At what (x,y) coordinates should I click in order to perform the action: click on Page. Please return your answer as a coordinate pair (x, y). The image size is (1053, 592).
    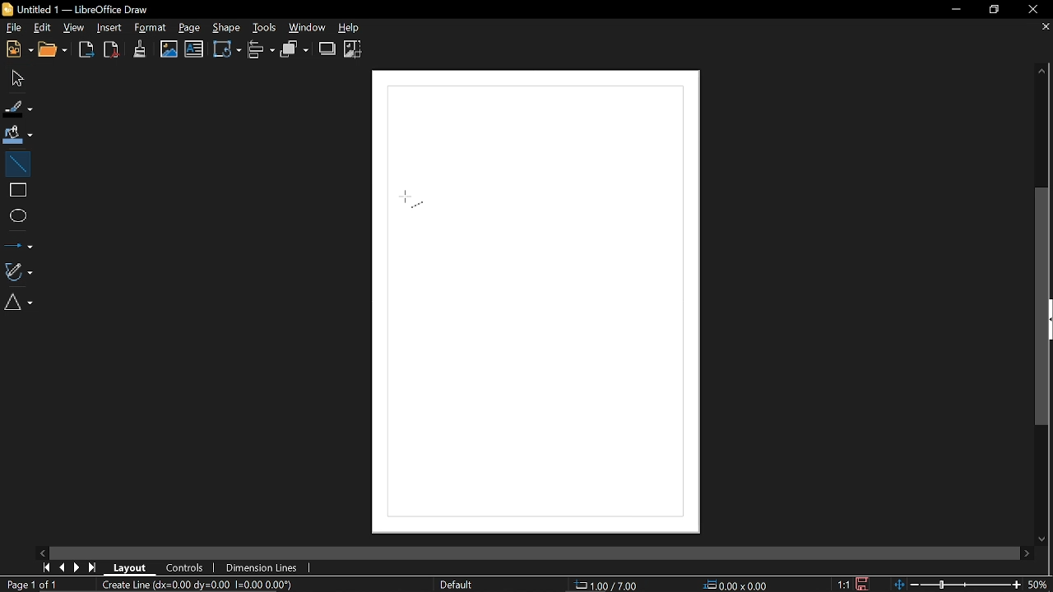
    Looking at the image, I should click on (191, 30).